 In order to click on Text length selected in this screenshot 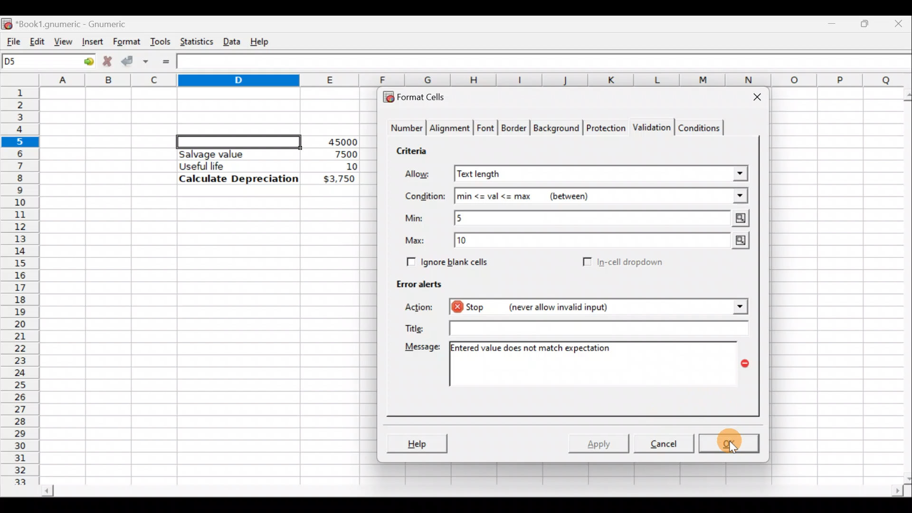, I will do `click(602, 174)`.